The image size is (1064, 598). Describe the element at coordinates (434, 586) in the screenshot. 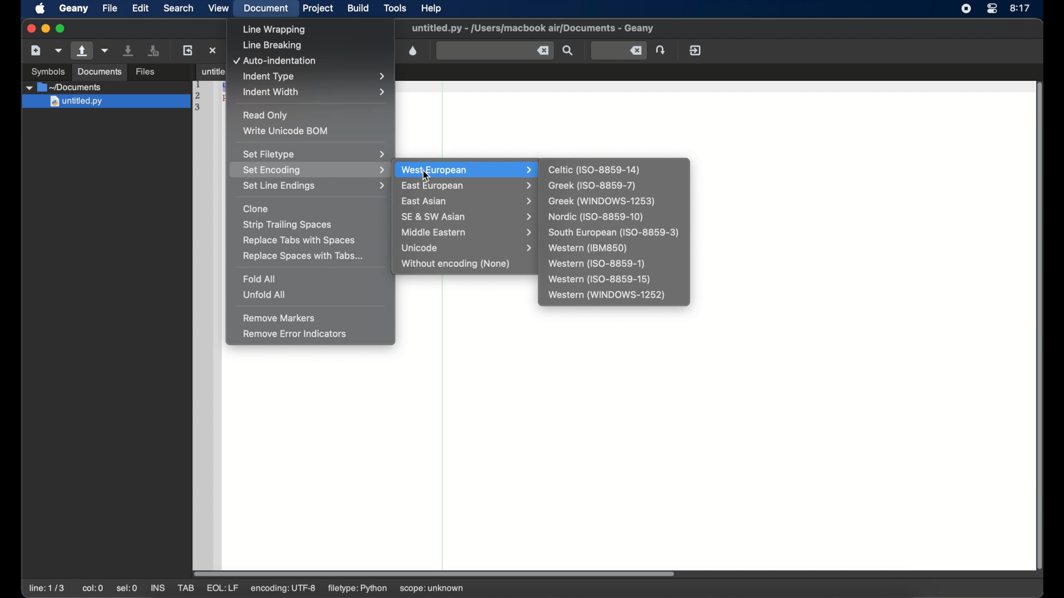

I see `scope: unknown` at that location.